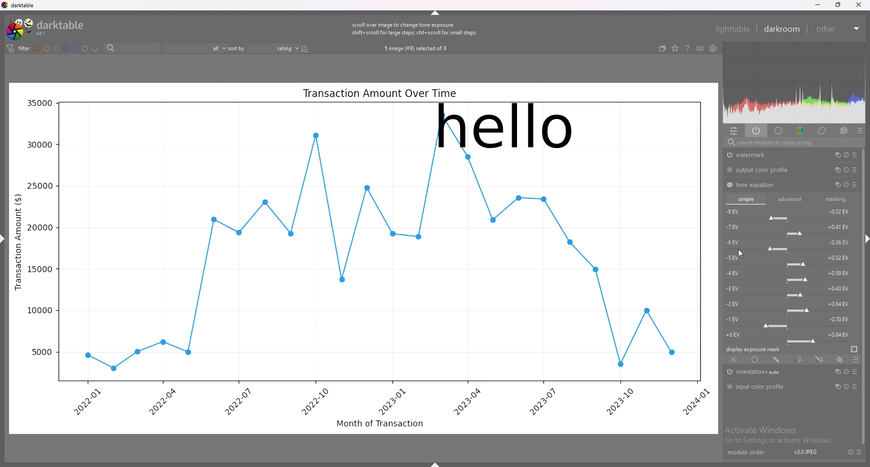 This screenshot has width=870, height=467. I want to click on quick access panel, so click(734, 131).